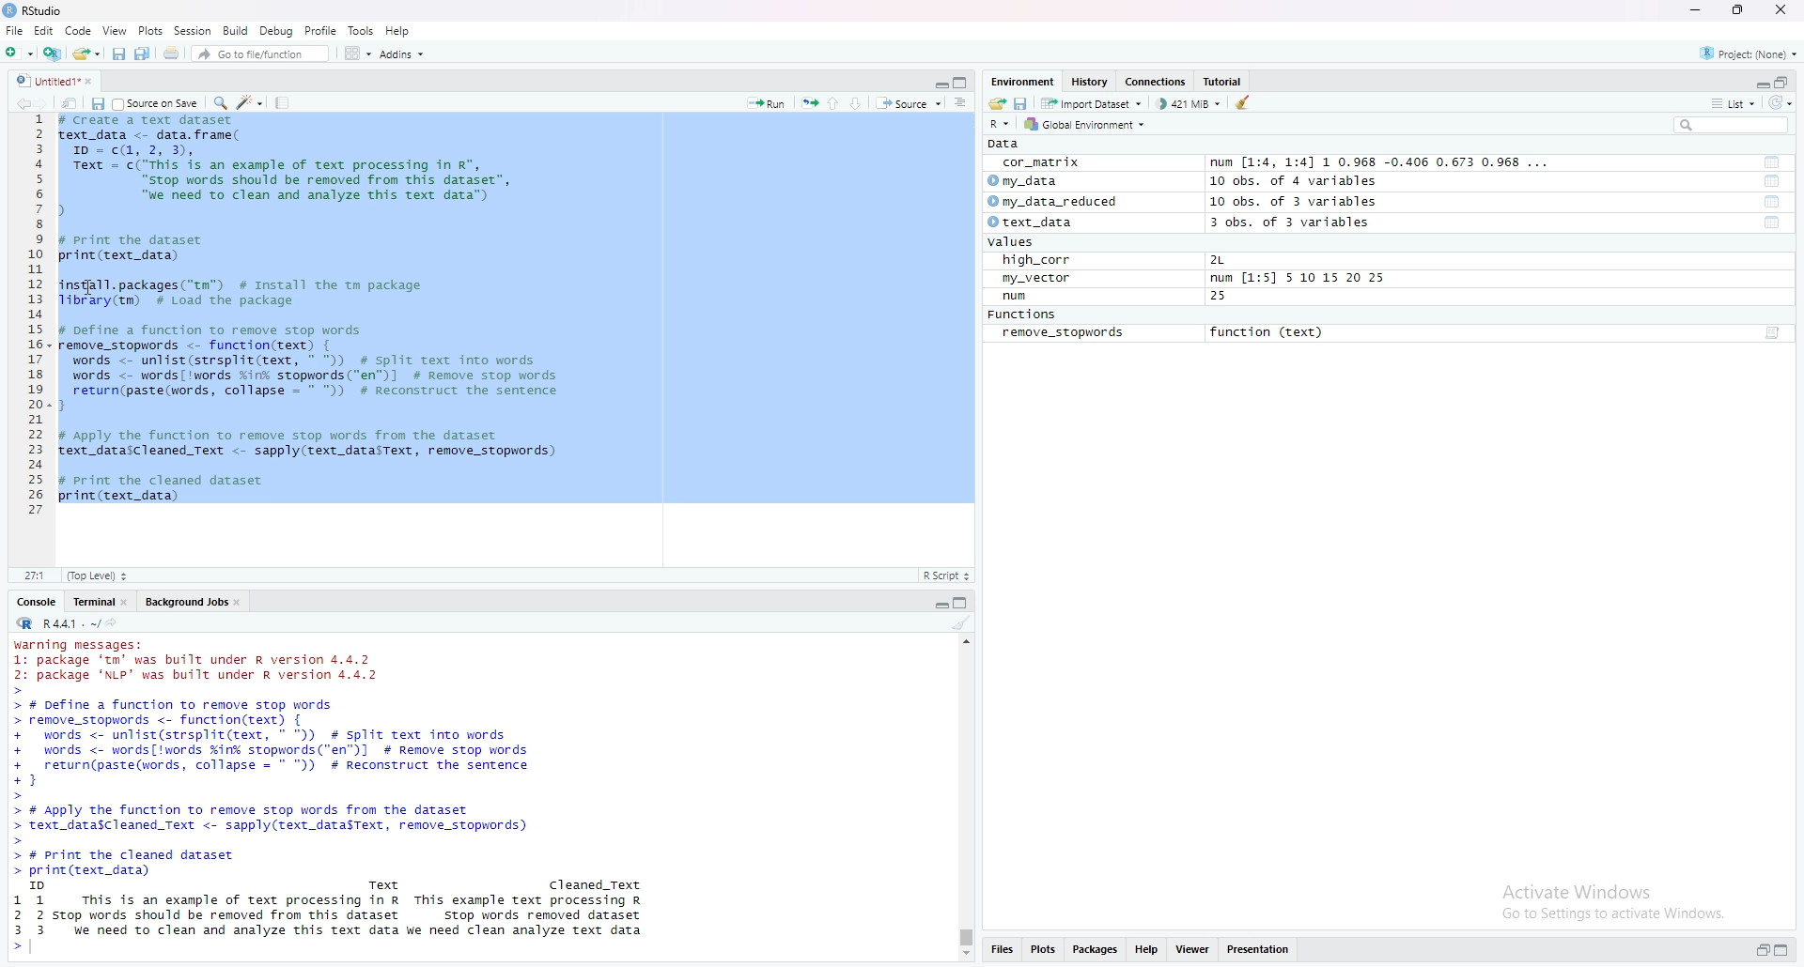 The height and width of the screenshot is (967, 1804). Describe the element at coordinates (1044, 950) in the screenshot. I see `plots` at that location.